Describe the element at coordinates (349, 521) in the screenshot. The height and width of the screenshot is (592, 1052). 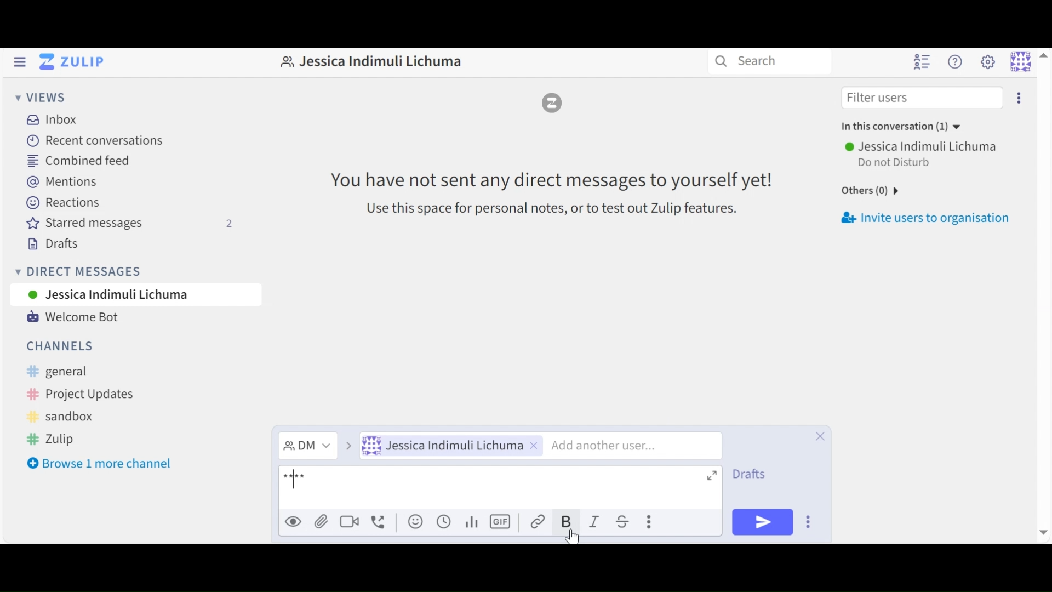
I see `Add a video call` at that location.